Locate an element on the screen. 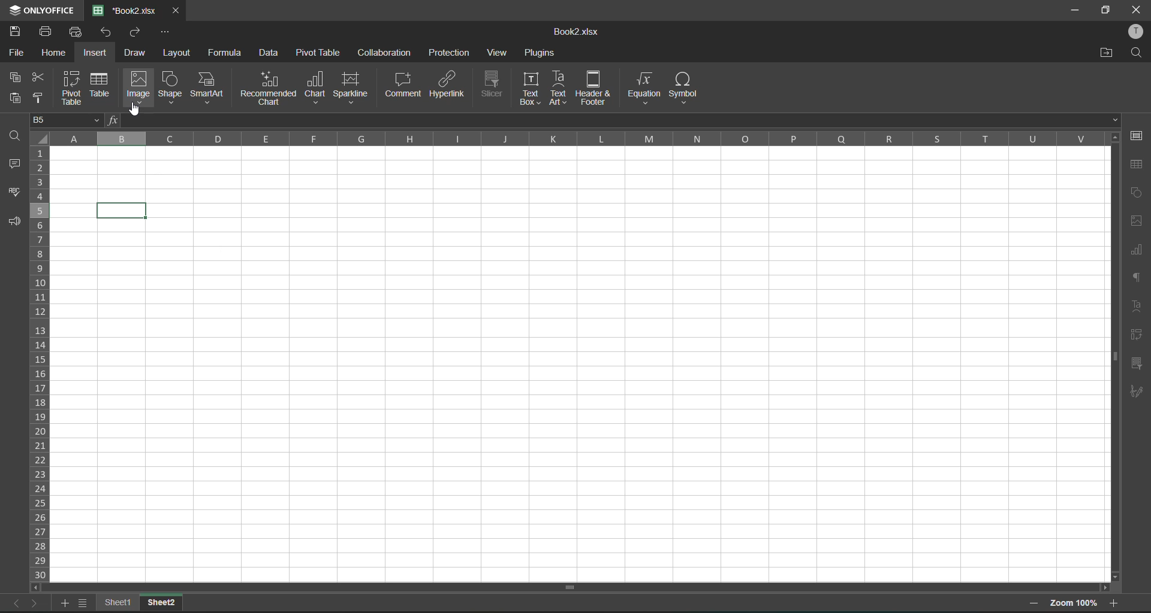  comments is located at coordinates (16, 167).